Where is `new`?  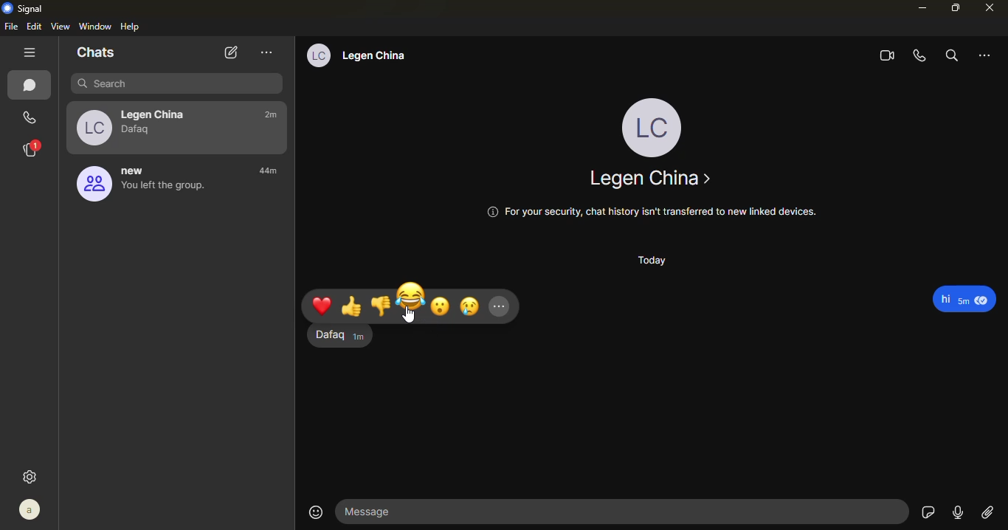
new is located at coordinates (137, 171).